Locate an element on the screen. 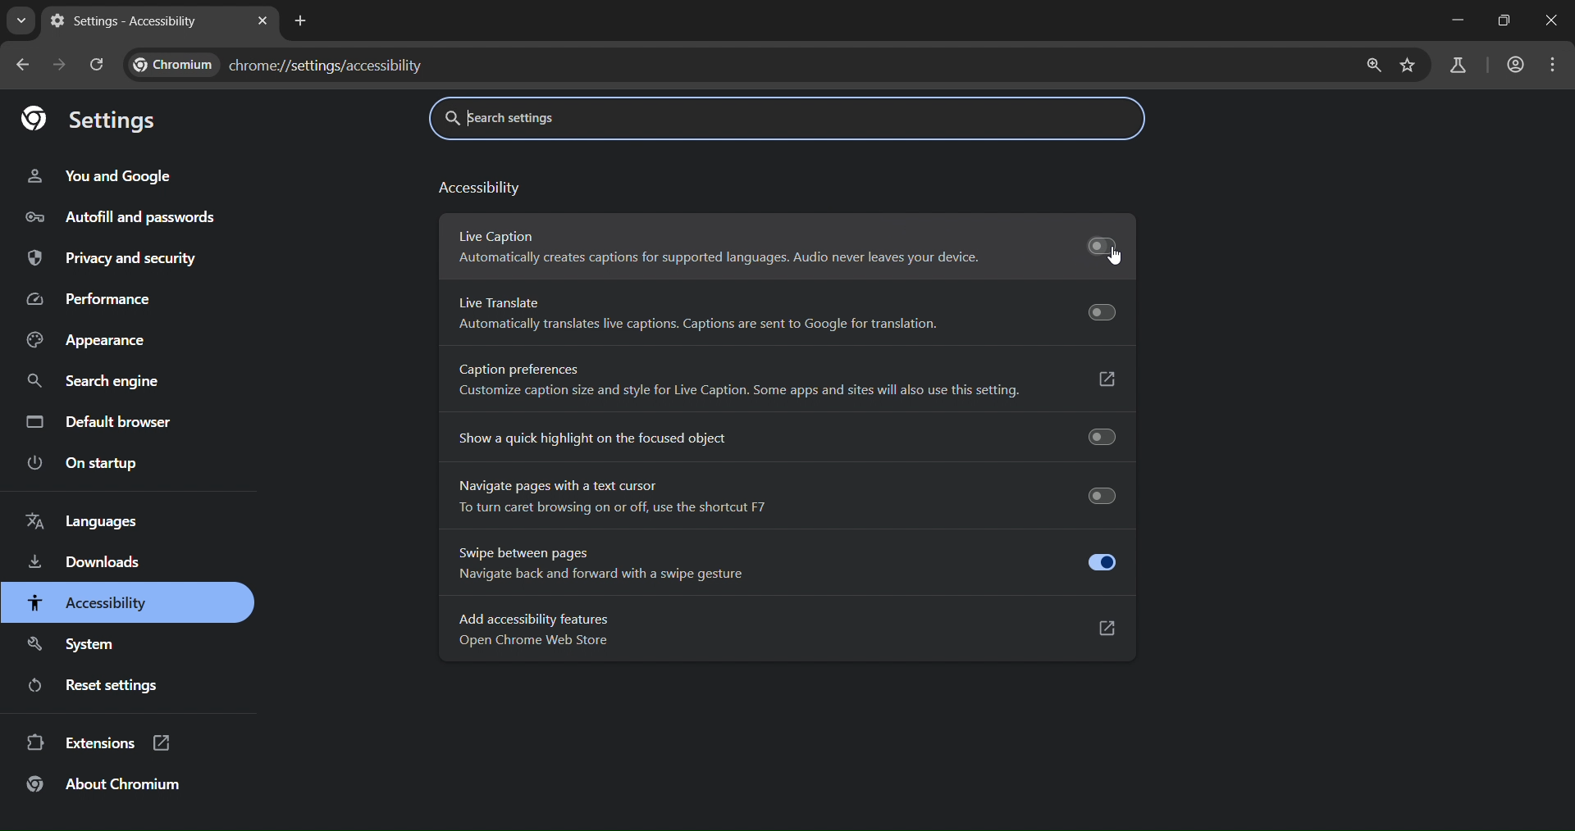 Image resolution: width=1575 pixels, height=831 pixels. chrome://settings/accessibility is located at coordinates (290, 62).